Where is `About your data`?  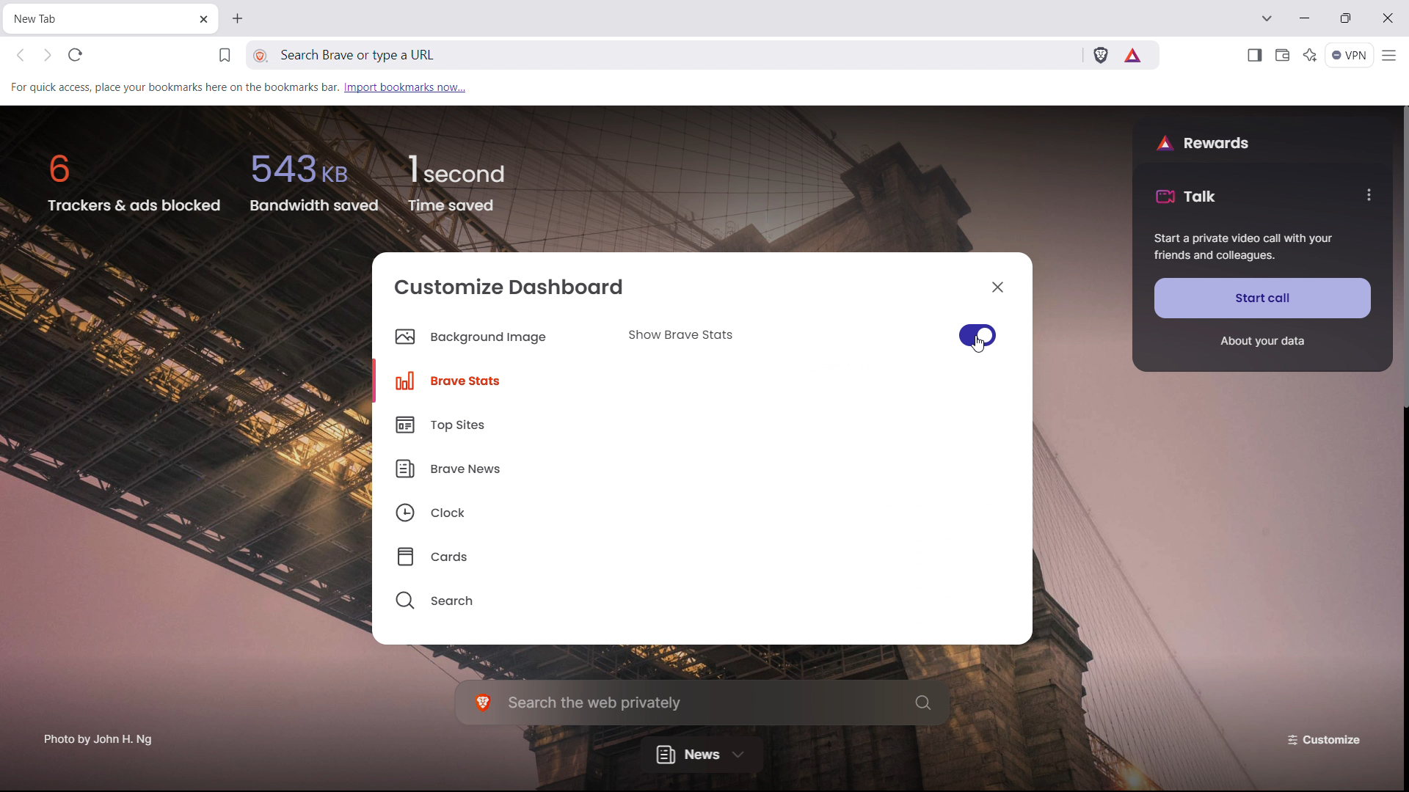 About your data is located at coordinates (1261, 342).